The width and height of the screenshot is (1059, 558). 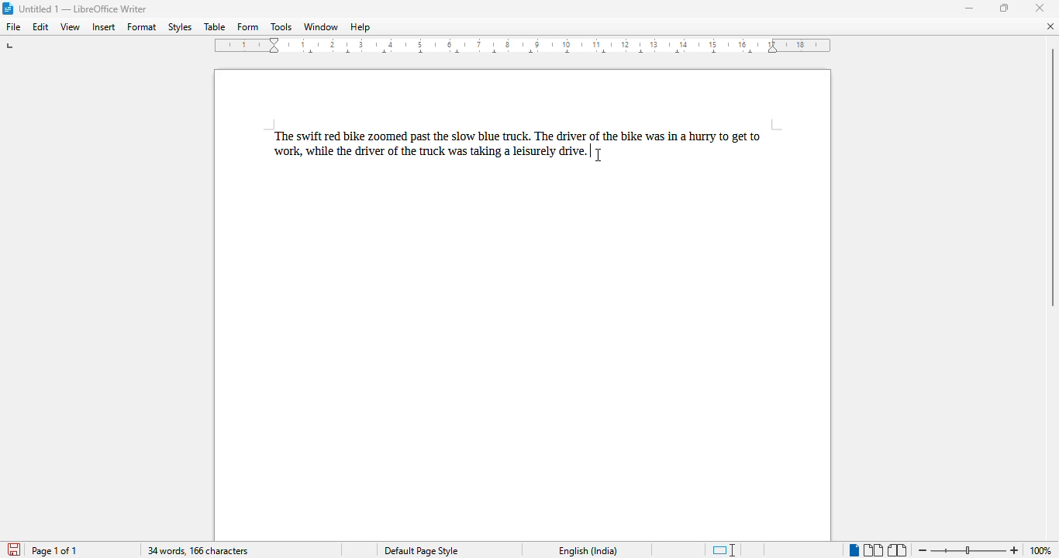 What do you see at coordinates (7, 8) in the screenshot?
I see `LibreOffice logo` at bounding box center [7, 8].